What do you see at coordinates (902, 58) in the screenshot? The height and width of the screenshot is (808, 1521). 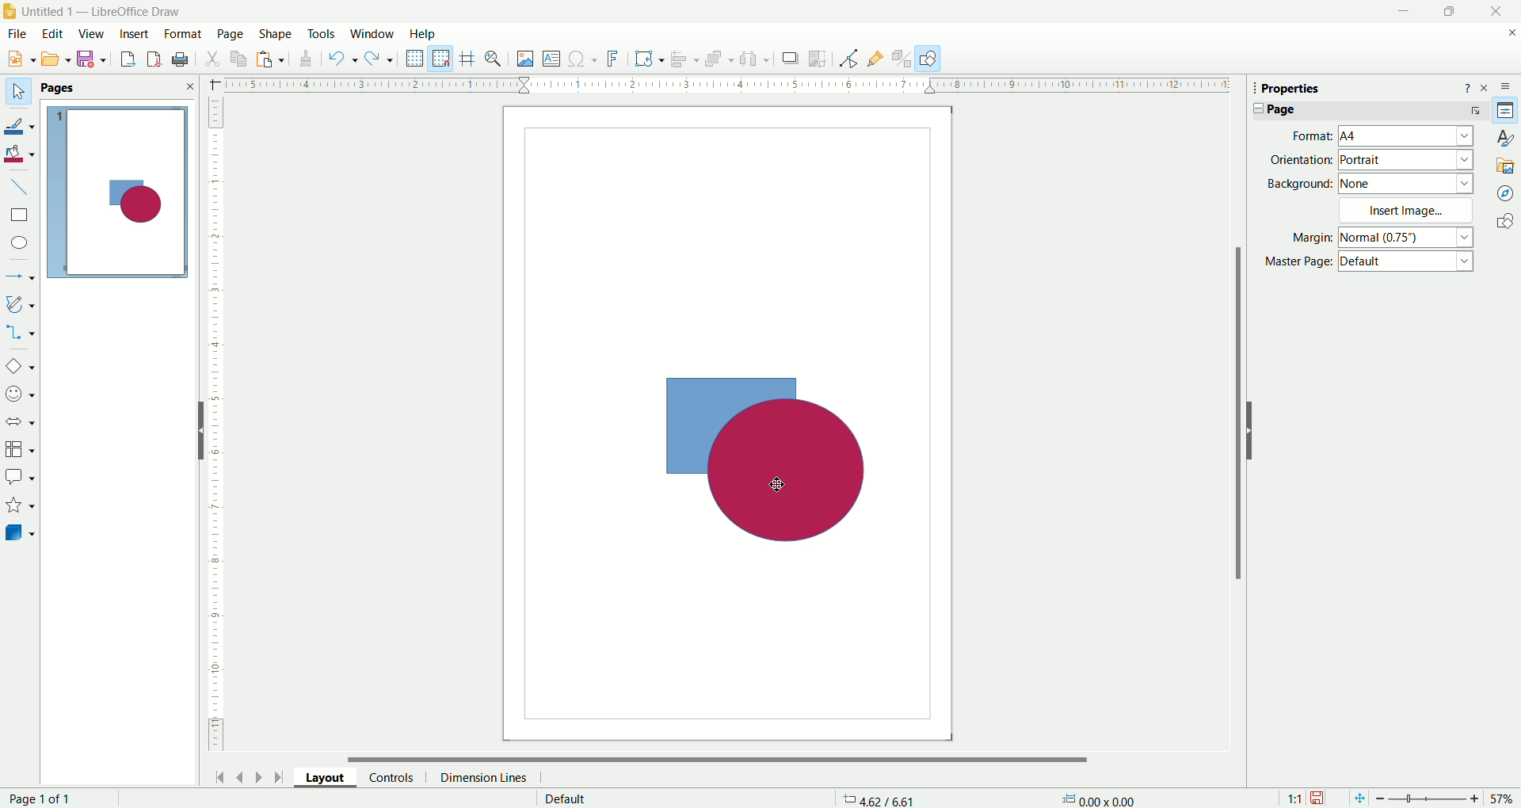 I see `extrusion` at bounding box center [902, 58].